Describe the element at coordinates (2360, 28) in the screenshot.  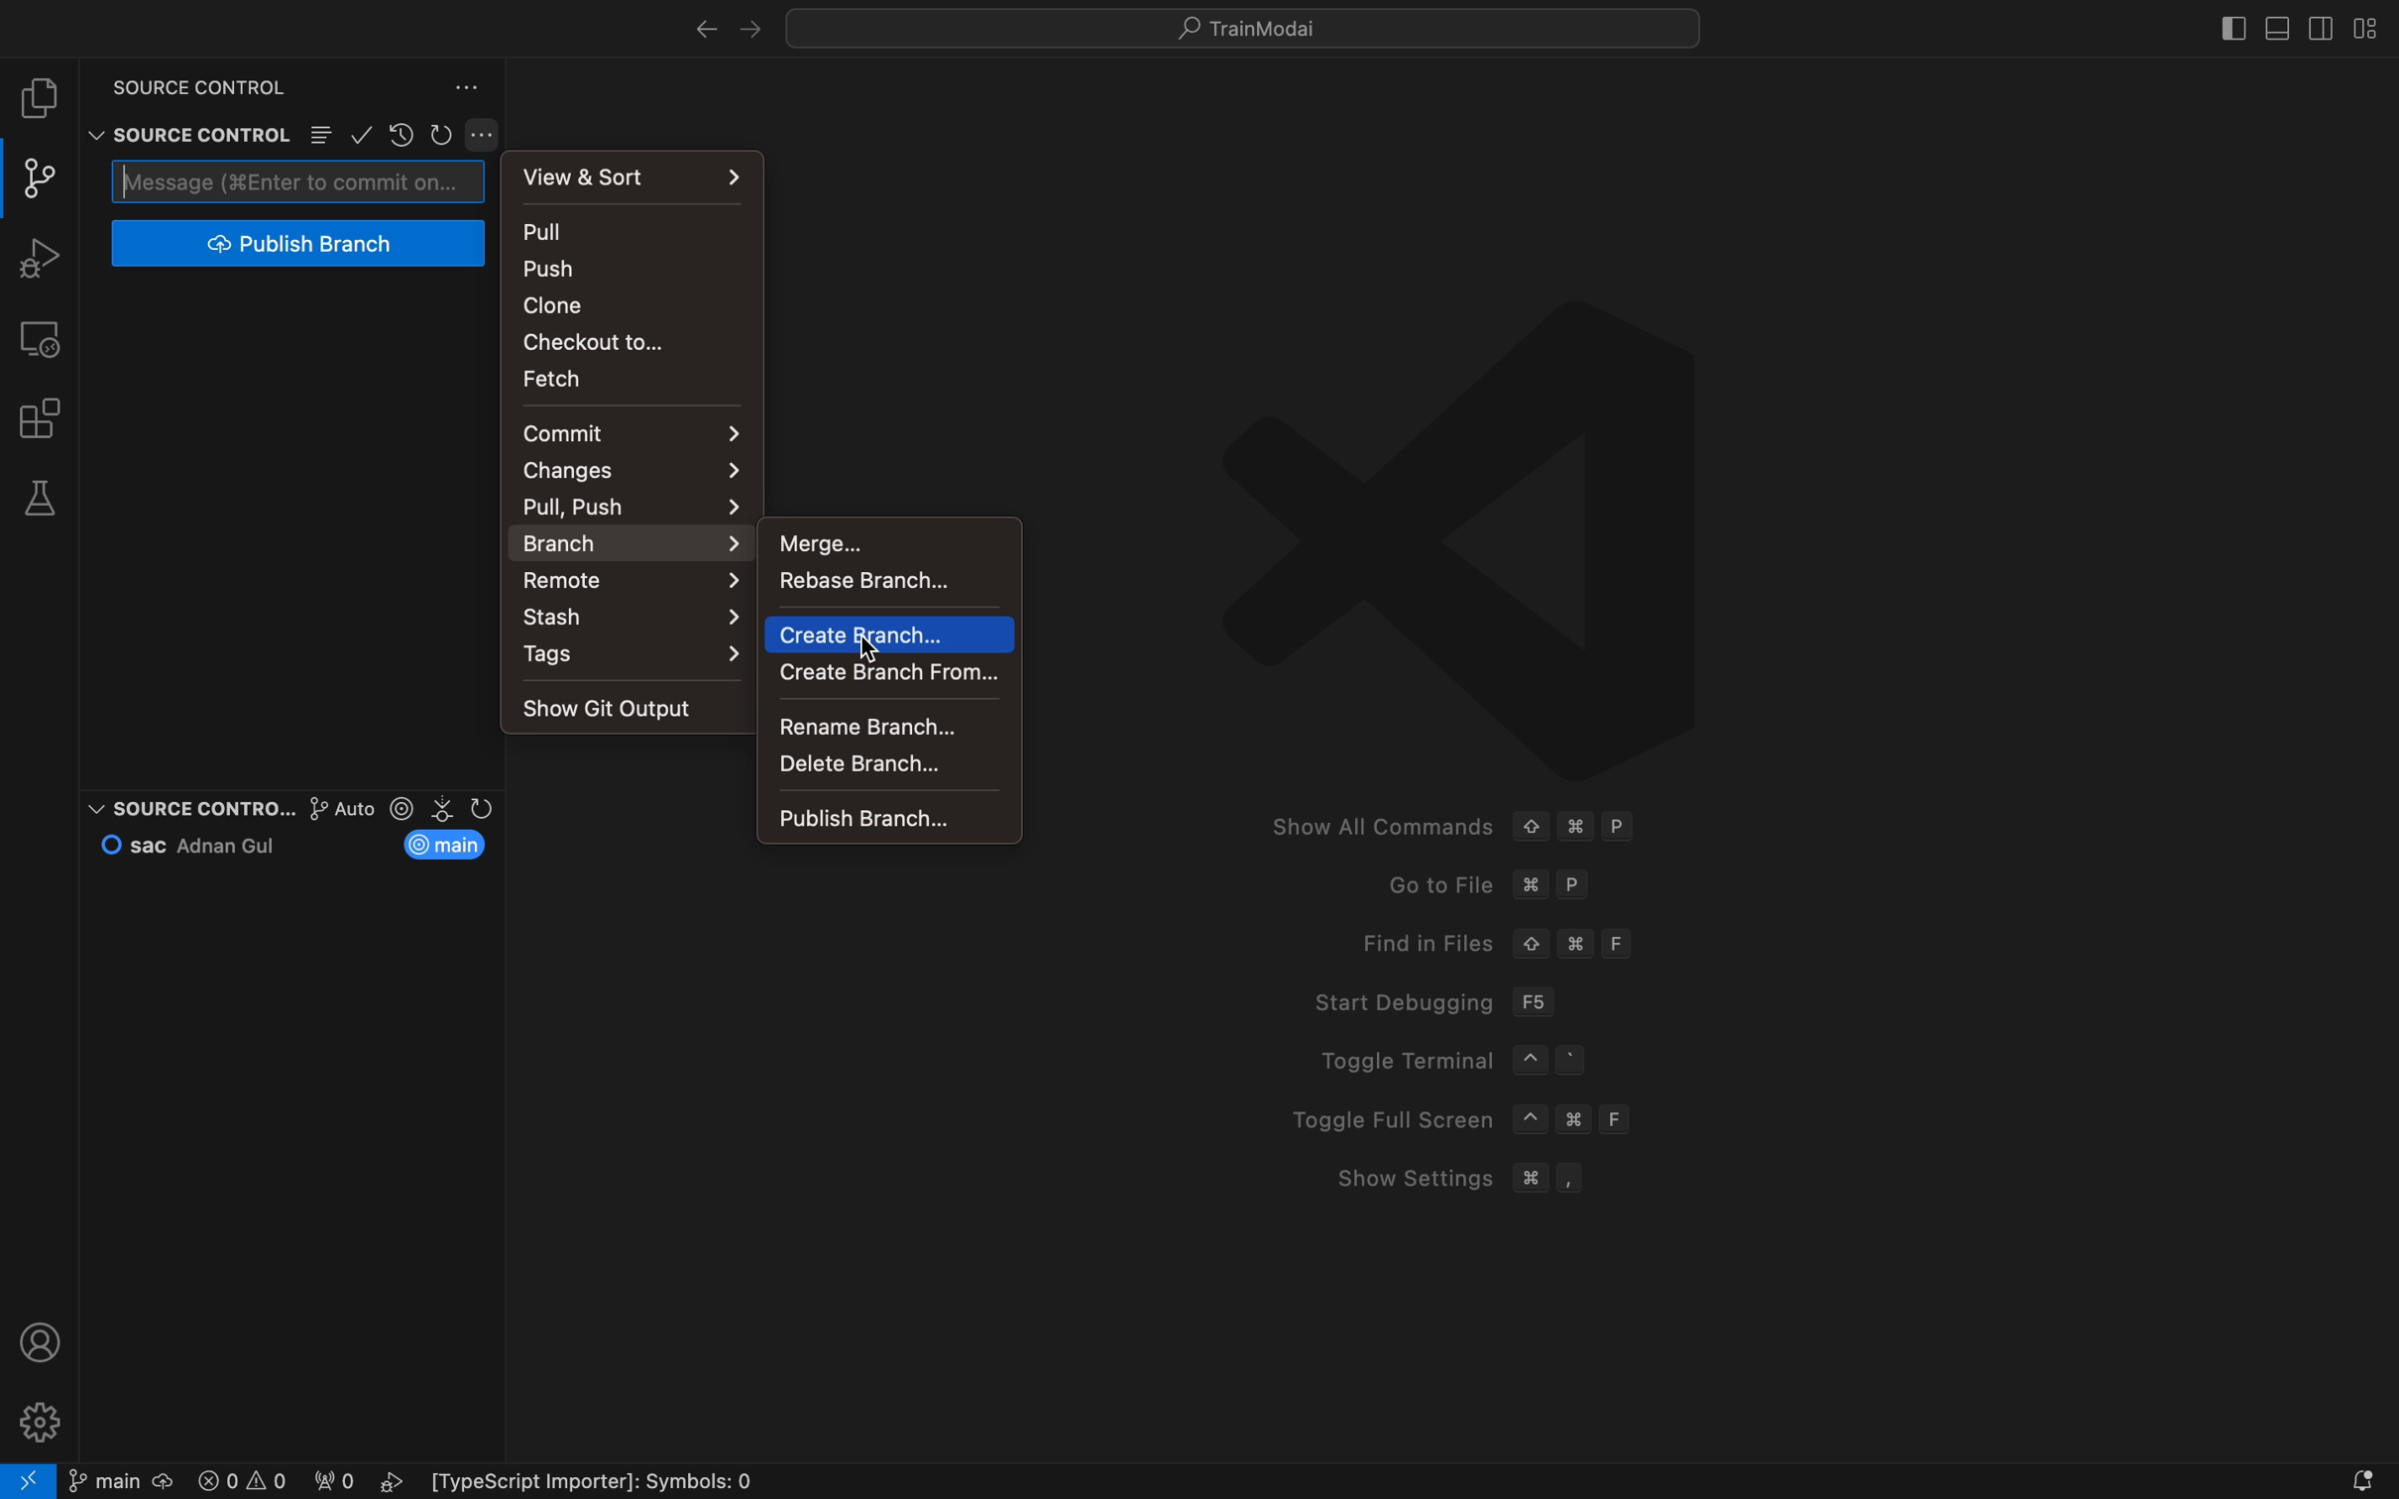
I see `layouts` at that location.